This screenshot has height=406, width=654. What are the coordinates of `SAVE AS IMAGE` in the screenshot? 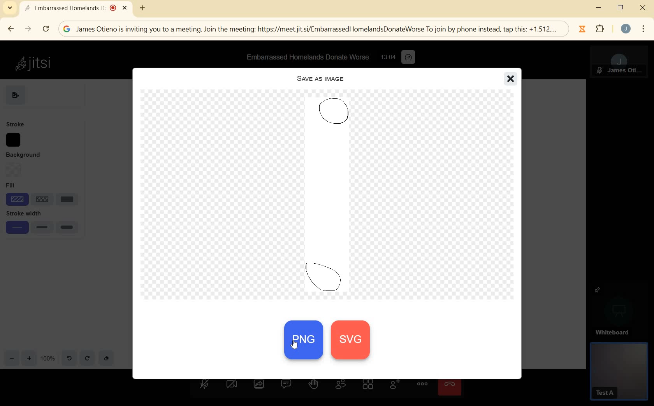 It's located at (320, 78).